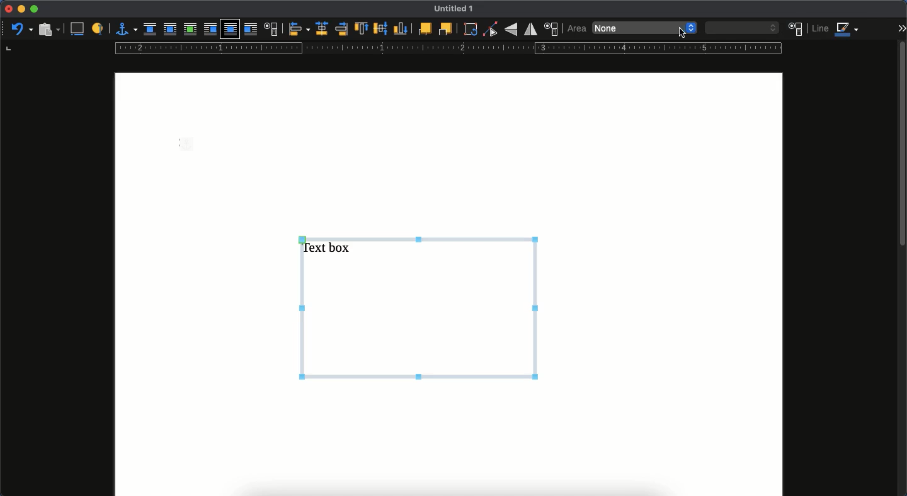 The height and width of the screenshot is (496, 907). Describe the element at coordinates (79, 28) in the screenshot. I see `insert caption` at that location.